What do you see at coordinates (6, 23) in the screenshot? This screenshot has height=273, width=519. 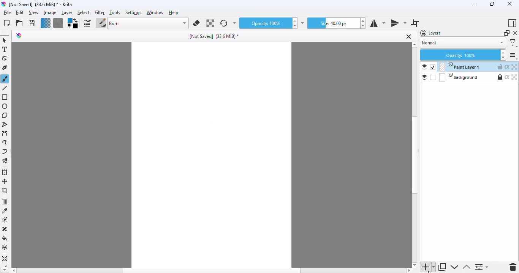 I see `create new document` at bounding box center [6, 23].